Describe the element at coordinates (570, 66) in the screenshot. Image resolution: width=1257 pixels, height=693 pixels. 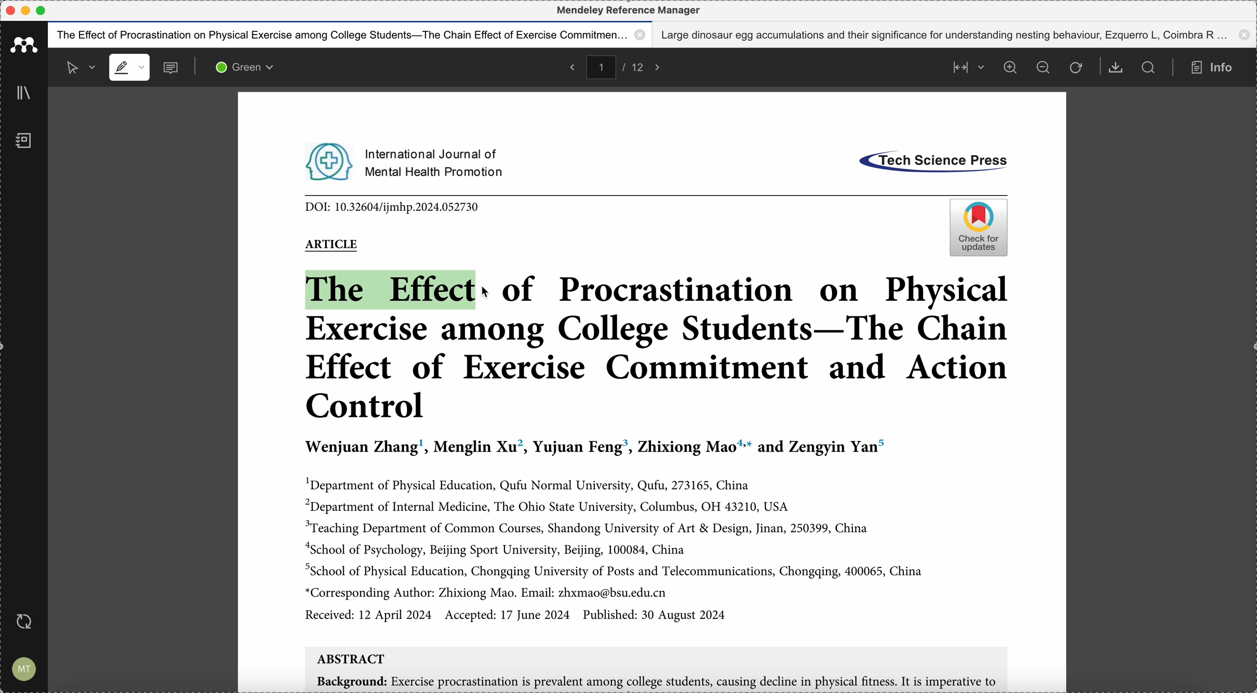
I see `back` at that location.